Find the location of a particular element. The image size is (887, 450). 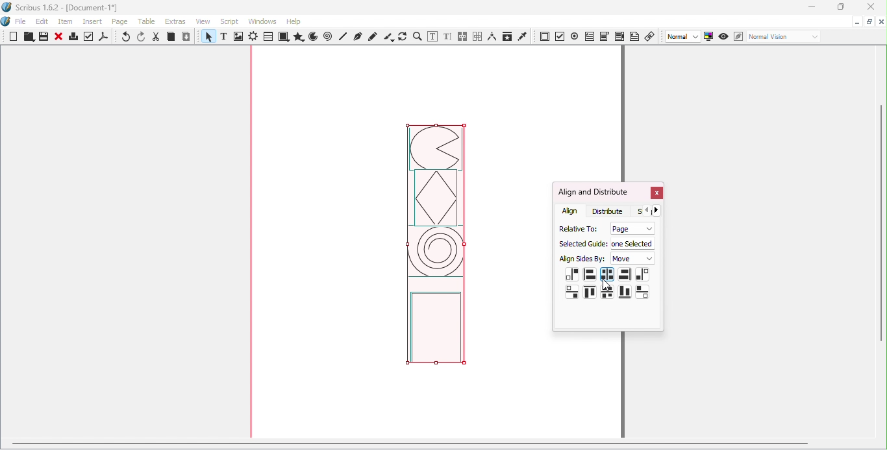

Unlink text frames is located at coordinates (477, 36).